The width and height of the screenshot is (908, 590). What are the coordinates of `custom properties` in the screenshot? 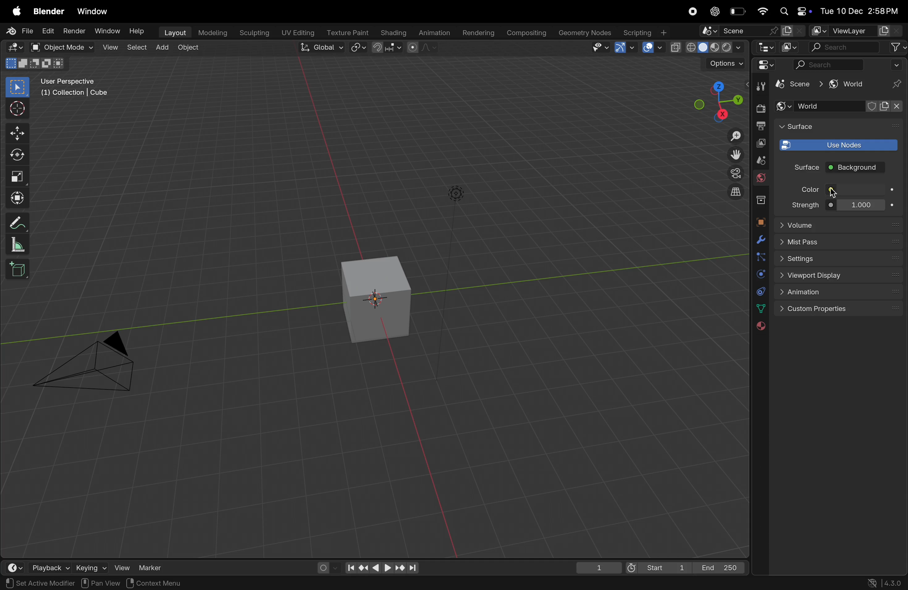 It's located at (840, 309).